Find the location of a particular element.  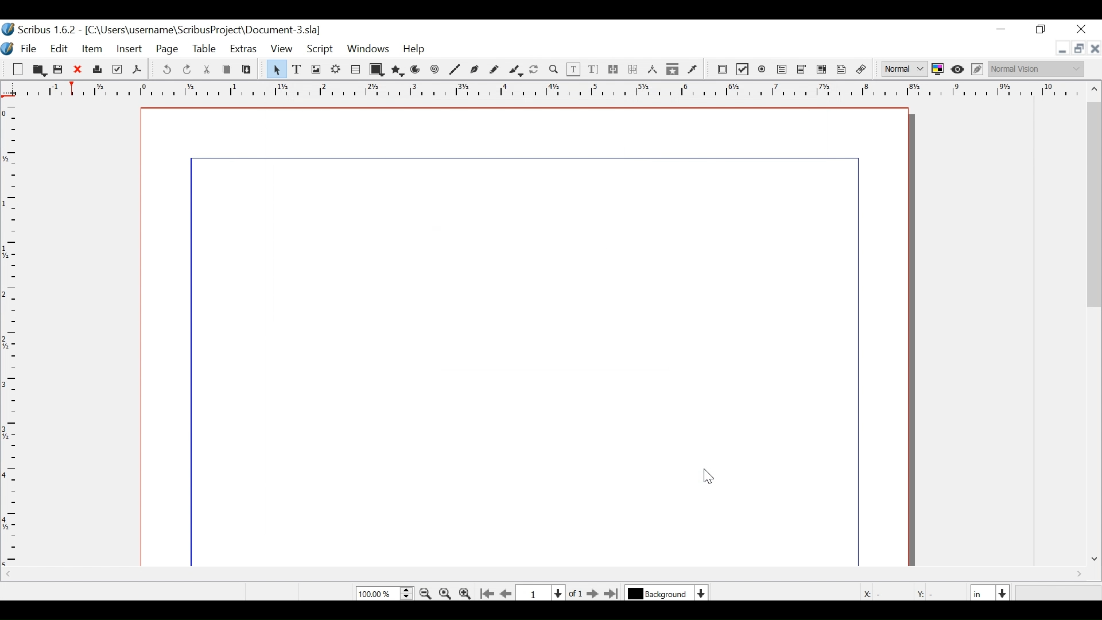

link Text frames is located at coordinates (614, 70).